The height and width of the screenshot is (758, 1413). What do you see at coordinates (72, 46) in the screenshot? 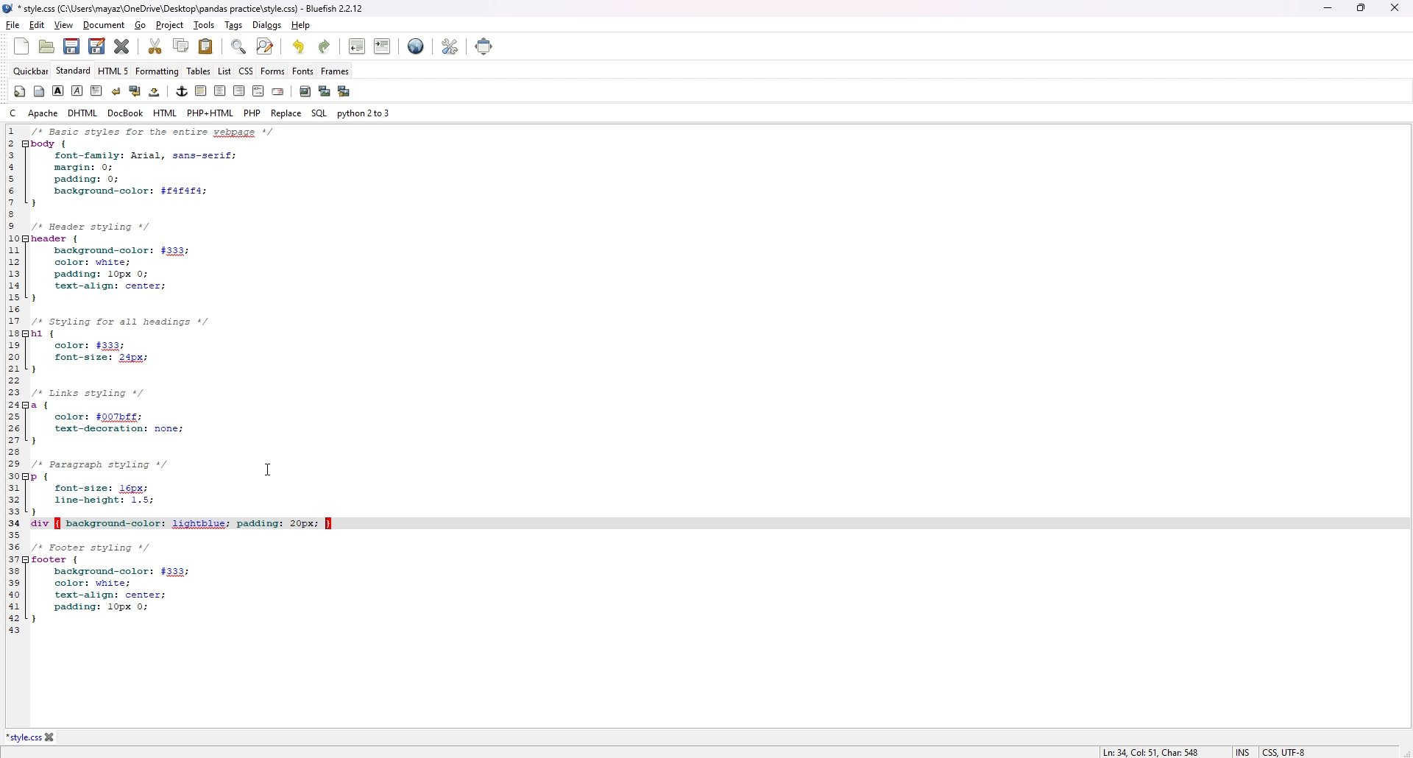
I see `save` at bounding box center [72, 46].